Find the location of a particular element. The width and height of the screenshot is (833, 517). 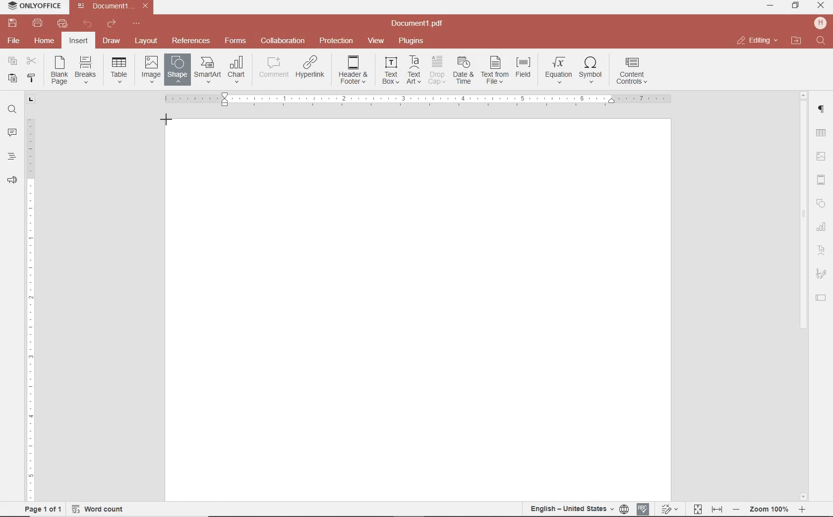

collaboration is located at coordinates (283, 41).